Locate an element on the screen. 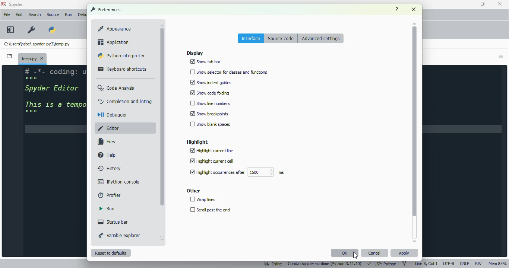  show tab bar is located at coordinates (205, 62).